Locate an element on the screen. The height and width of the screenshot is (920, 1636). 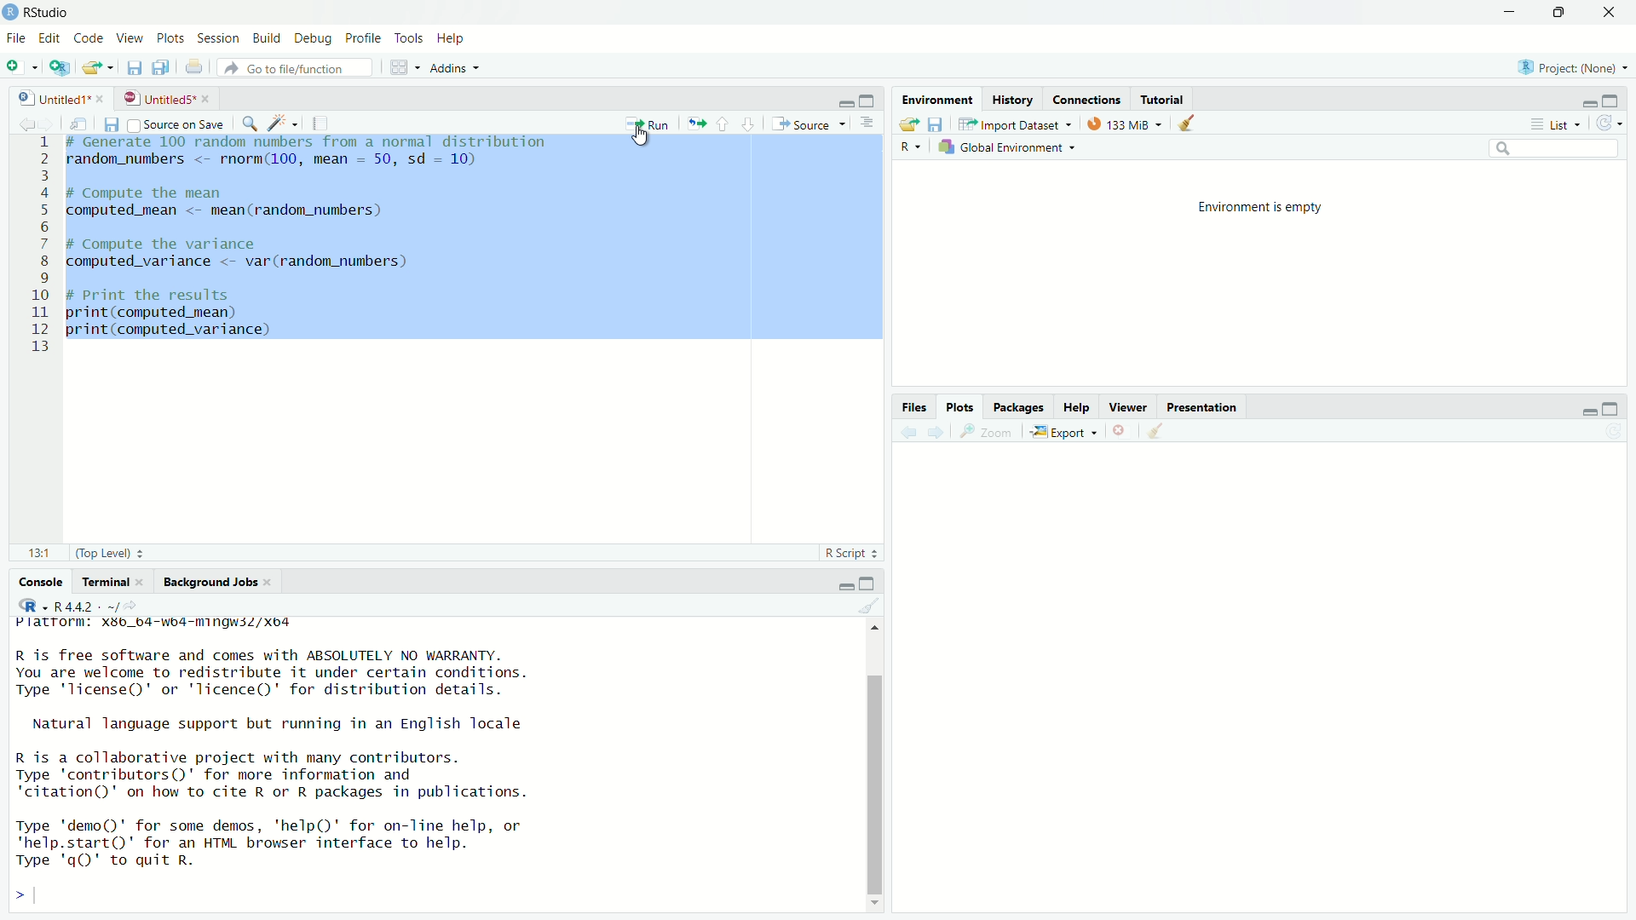
R is free software and comes with ABSOLUTELY NO WARRANTY.
You are welcome to redistribute it under certain conditions.
Type "license" or 'licence()' for distribution details. is located at coordinates (266, 670).